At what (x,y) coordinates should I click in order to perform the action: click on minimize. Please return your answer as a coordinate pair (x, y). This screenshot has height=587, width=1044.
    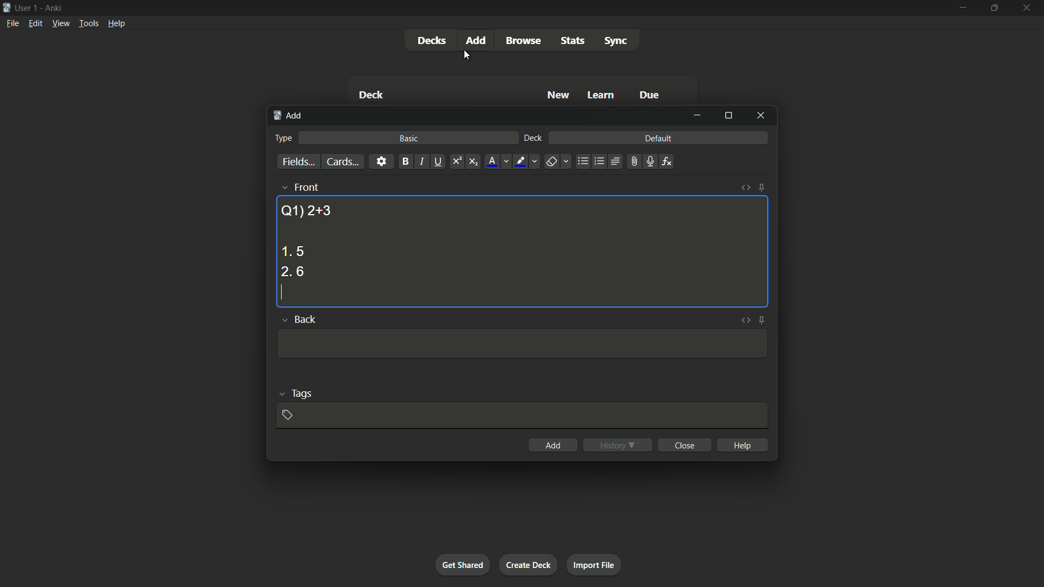
    Looking at the image, I should click on (962, 7).